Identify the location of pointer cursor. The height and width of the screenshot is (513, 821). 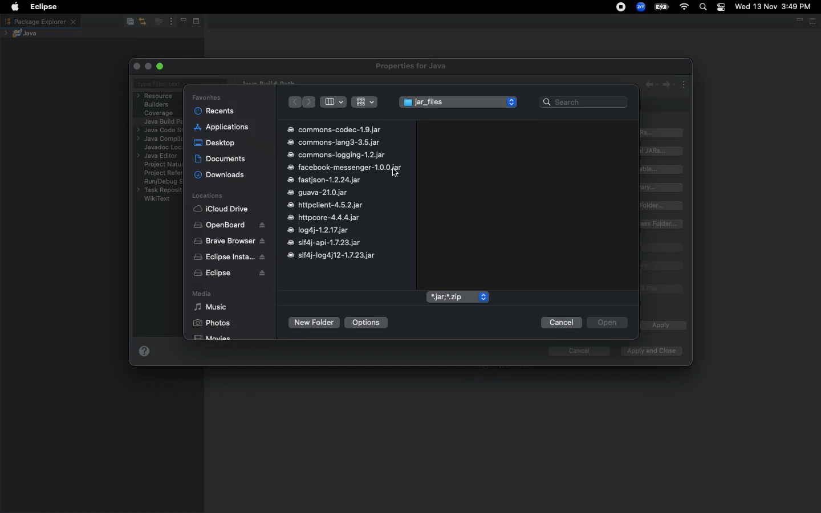
(393, 174).